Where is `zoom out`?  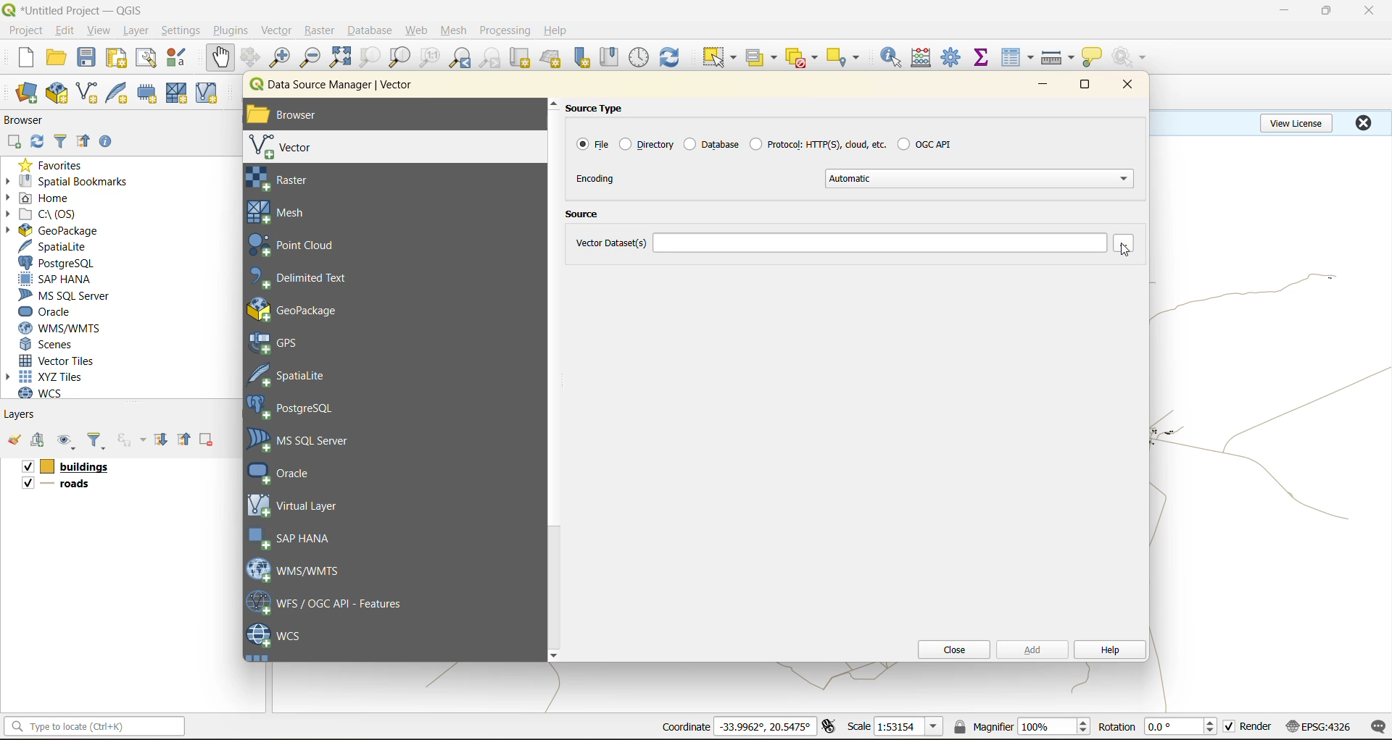
zoom out is located at coordinates (311, 56).